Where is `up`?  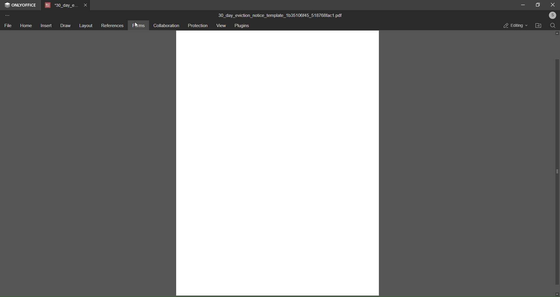 up is located at coordinates (556, 33).